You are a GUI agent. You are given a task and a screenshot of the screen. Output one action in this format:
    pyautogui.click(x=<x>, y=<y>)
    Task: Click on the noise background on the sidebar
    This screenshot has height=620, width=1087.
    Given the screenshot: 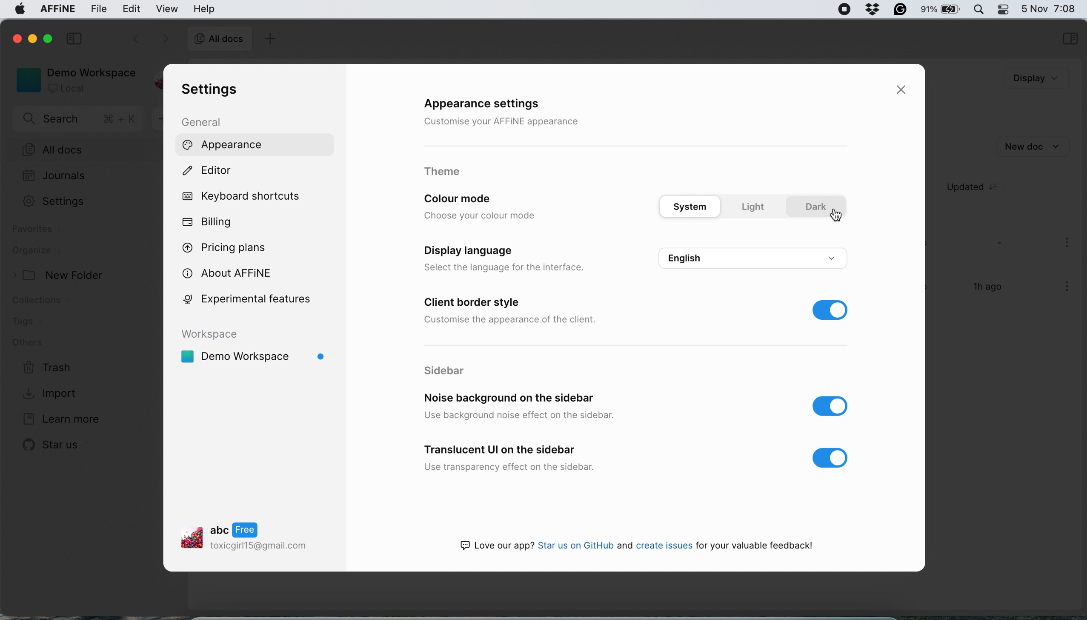 What is the action you would take?
    pyautogui.click(x=507, y=397)
    